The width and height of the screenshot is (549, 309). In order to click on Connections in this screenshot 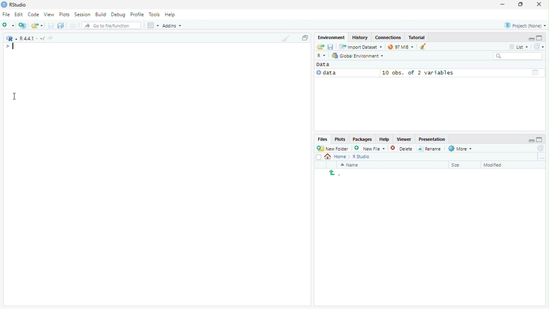, I will do `click(388, 37)`.